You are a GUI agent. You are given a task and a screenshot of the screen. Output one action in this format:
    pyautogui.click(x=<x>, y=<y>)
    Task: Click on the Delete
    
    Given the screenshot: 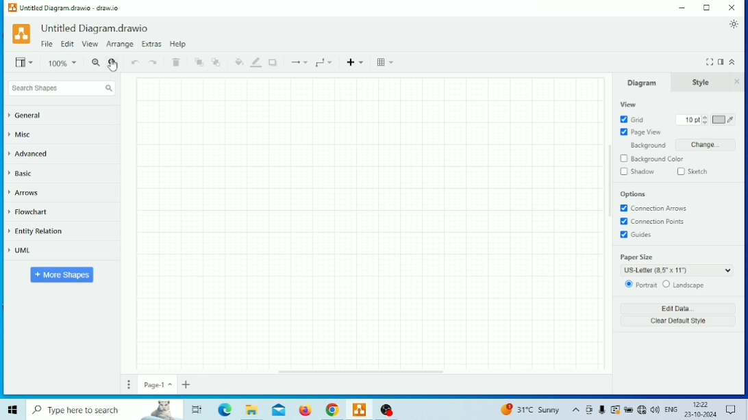 What is the action you would take?
    pyautogui.click(x=176, y=62)
    